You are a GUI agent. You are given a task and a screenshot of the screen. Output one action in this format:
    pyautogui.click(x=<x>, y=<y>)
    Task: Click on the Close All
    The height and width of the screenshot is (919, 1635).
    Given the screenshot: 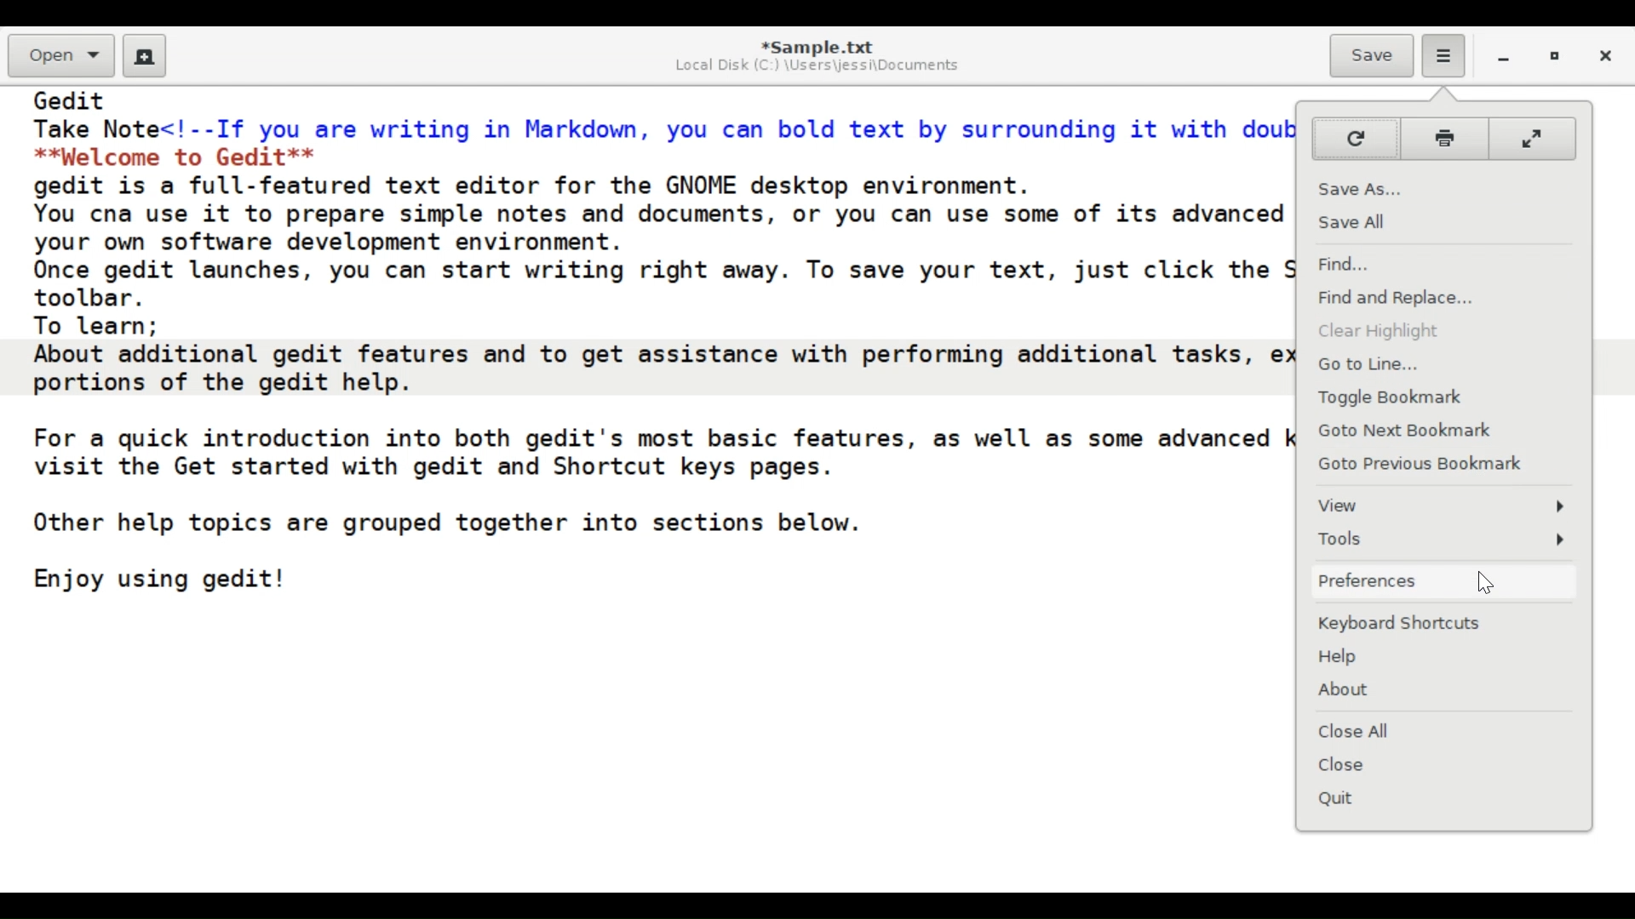 What is the action you would take?
    pyautogui.click(x=1444, y=730)
    